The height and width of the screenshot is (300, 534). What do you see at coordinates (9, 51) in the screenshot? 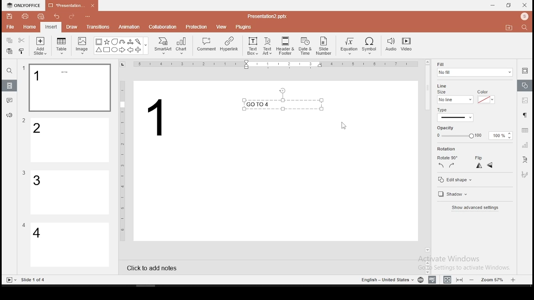
I see `paste` at bounding box center [9, 51].